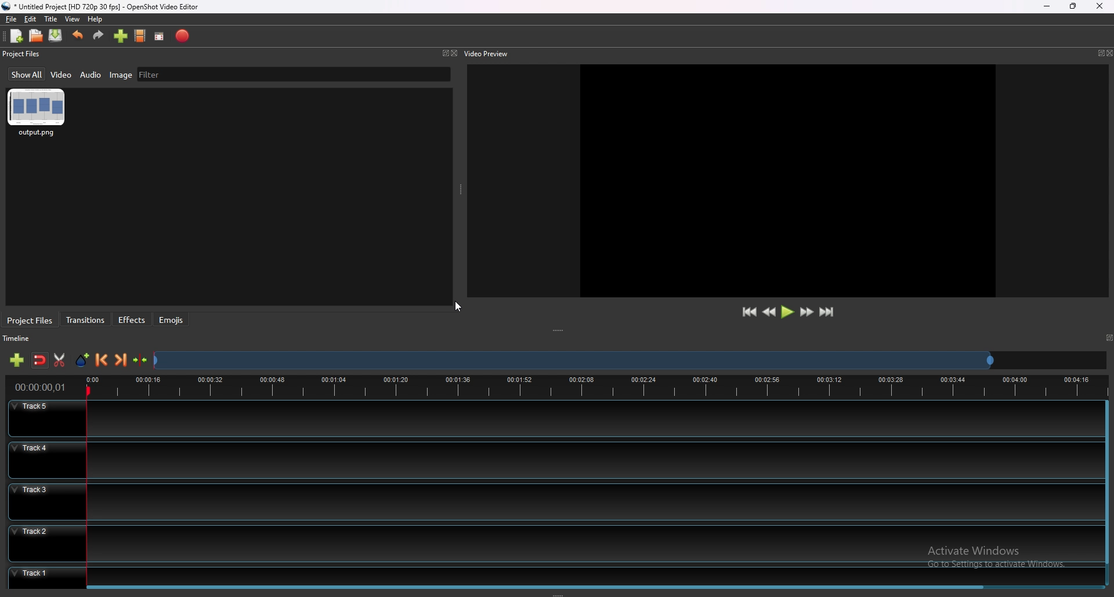 The width and height of the screenshot is (1114, 597). What do you see at coordinates (554, 418) in the screenshot?
I see `track 5` at bounding box center [554, 418].